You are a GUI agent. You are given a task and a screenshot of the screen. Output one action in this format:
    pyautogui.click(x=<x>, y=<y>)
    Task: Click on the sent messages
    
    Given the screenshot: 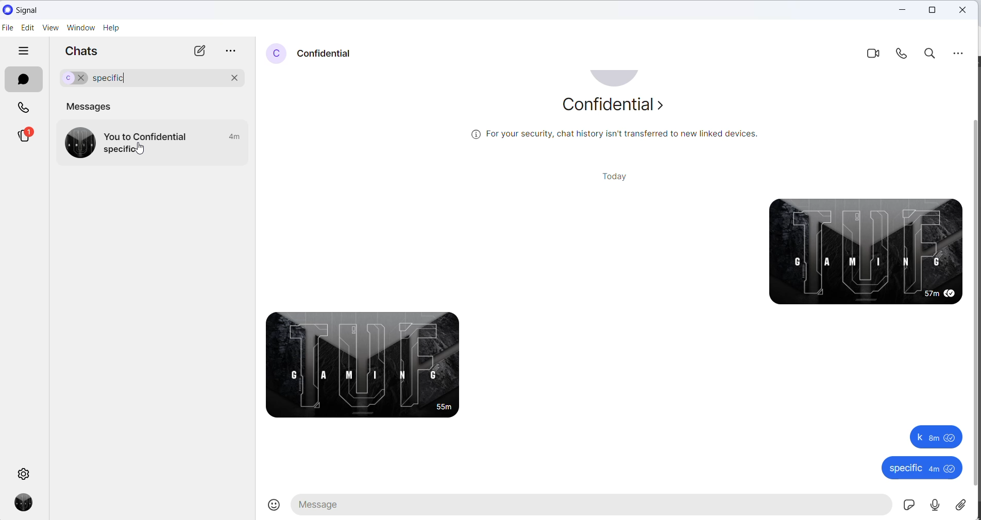 What is the action you would take?
    pyautogui.click(x=858, y=251)
    